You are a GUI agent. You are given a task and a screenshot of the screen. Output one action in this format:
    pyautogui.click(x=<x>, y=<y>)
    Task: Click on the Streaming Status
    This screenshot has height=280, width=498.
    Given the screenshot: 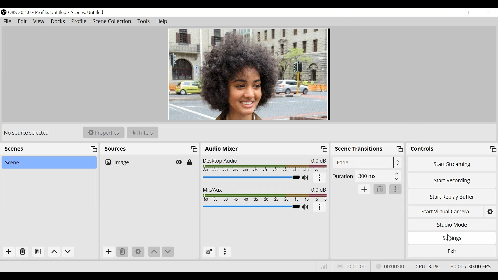 What is the action you would take?
    pyautogui.click(x=389, y=266)
    